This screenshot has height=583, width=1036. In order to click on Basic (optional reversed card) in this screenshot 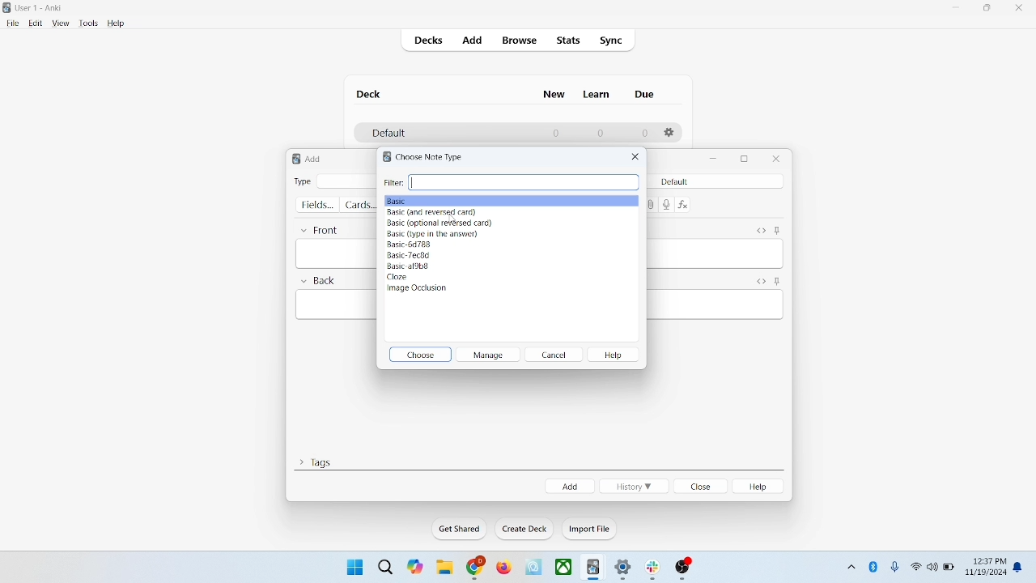, I will do `click(441, 223)`.